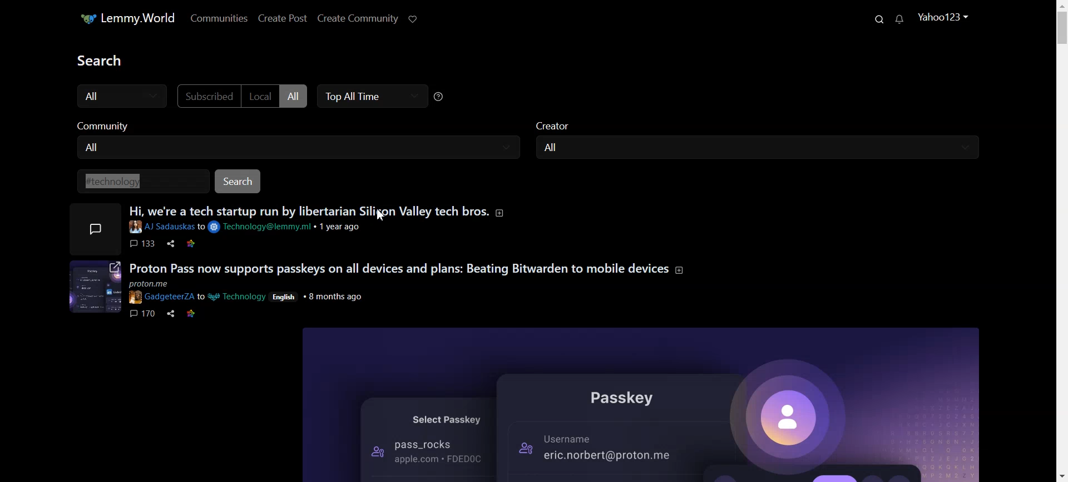 This screenshot has width=1068, height=482. What do you see at coordinates (239, 297) in the screenshot?
I see `Technology` at bounding box center [239, 297].